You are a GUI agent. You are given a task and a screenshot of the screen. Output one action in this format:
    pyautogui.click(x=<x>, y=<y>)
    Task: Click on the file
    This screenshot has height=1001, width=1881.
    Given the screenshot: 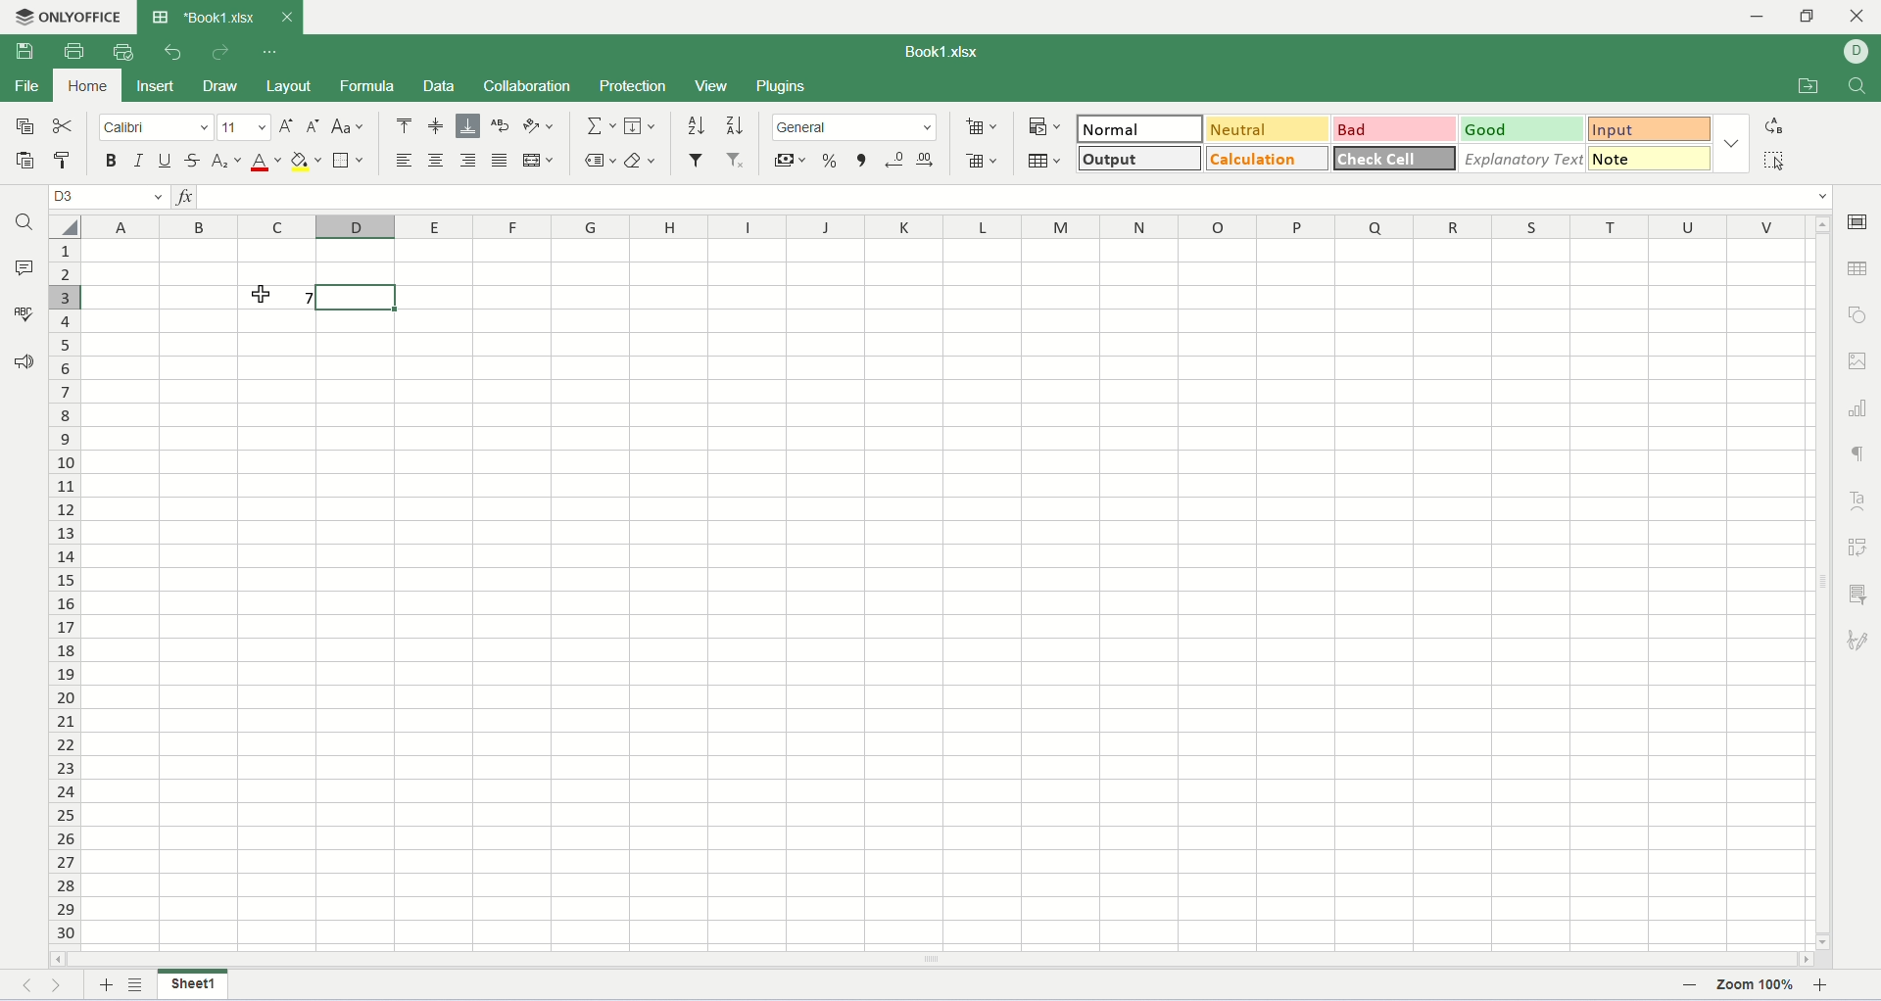 What is the action you would take?
    pyautogui.click(x=24, y=86)
    